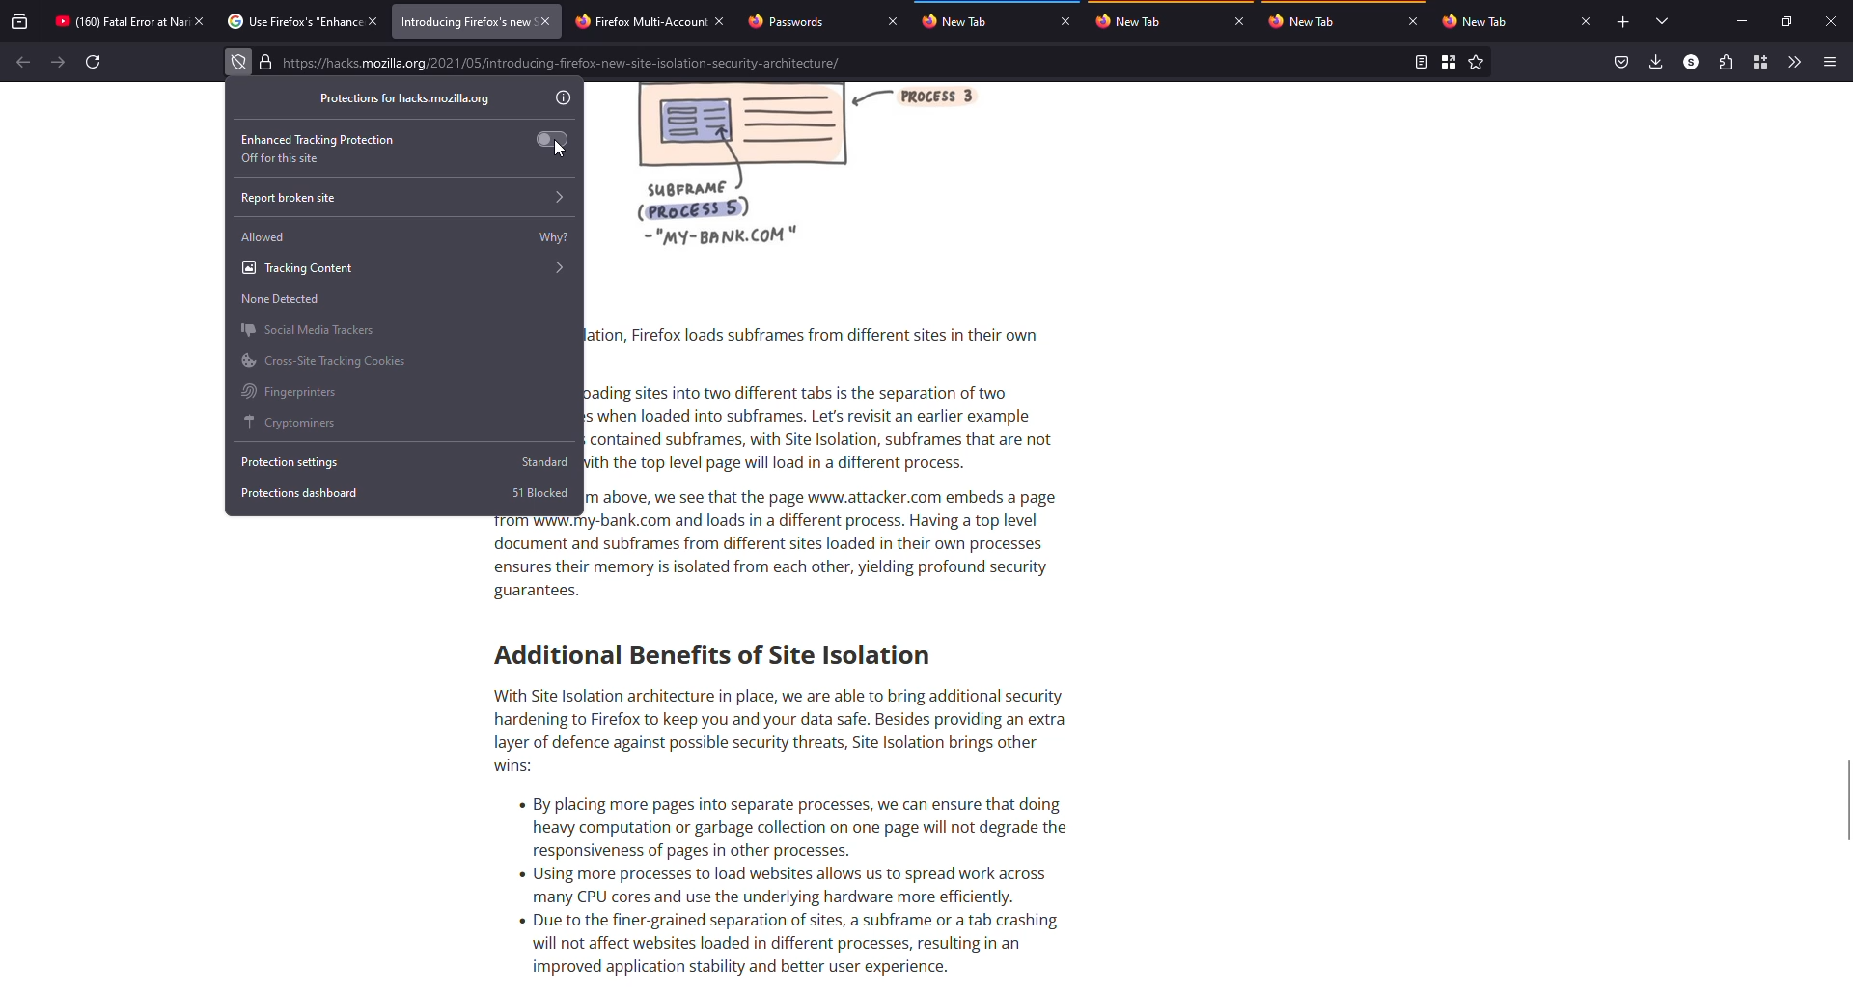 Image resolution: width=1853 pixels, height=994 pixels. I want to click on open site in container, so click(1450, 63).